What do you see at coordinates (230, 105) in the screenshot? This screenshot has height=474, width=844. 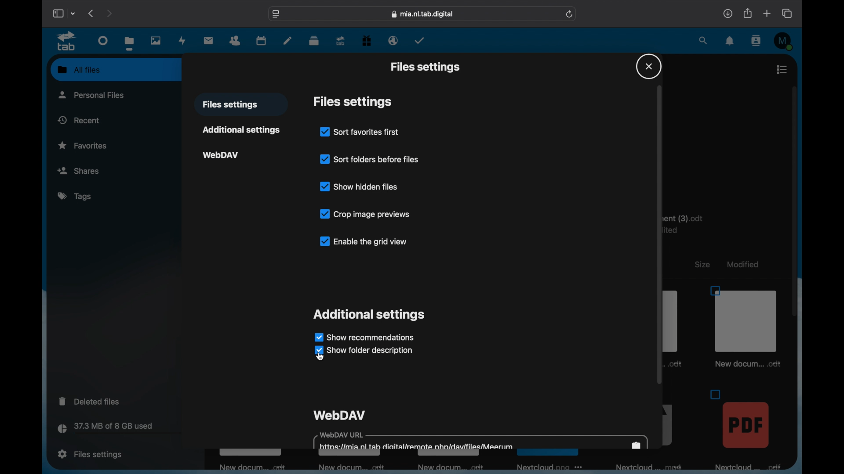 I see `files settings` at bounding box center [230, 105].